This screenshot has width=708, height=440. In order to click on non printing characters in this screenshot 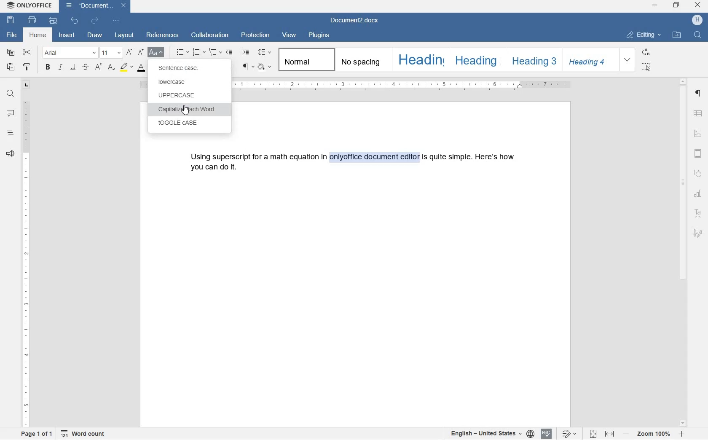, I will do `click(247, 67)`.